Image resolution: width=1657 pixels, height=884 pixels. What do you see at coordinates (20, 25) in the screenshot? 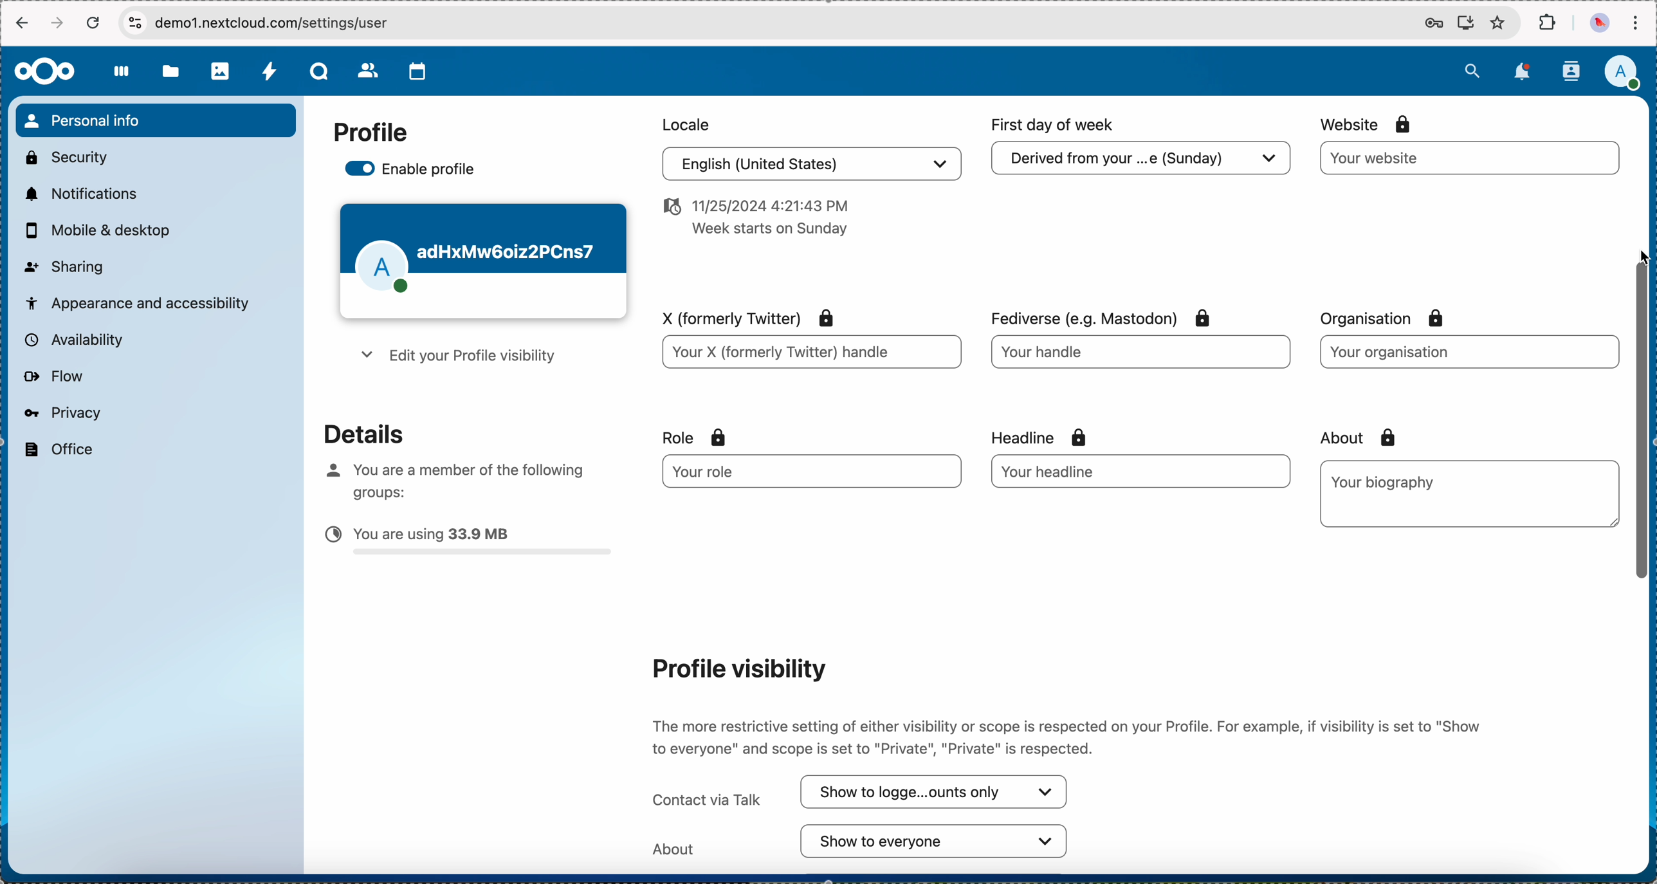
I see `navigate back` at bounding box center [20, 25].